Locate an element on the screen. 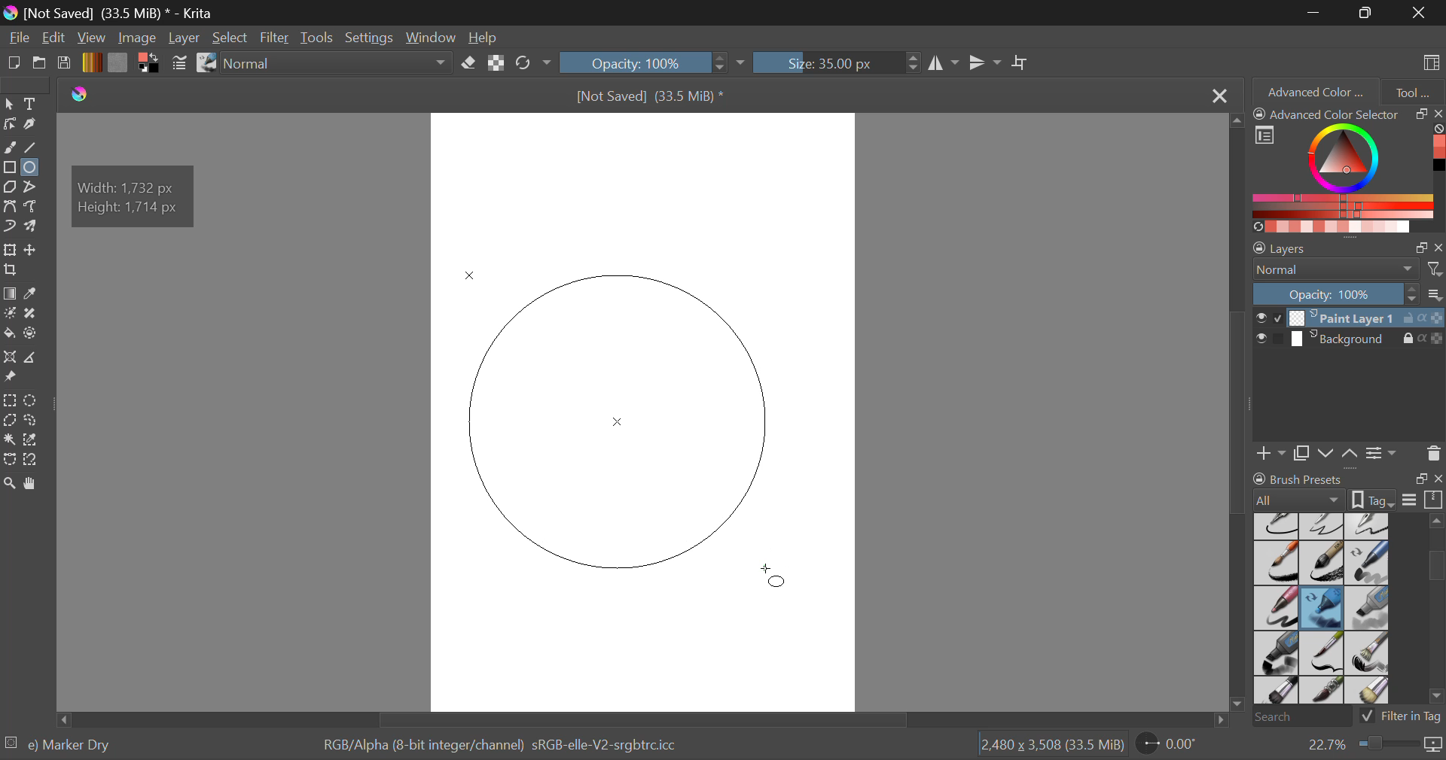 The width and height of the screenshot is (1446, 760). Calligraphic Tool is located at coordinates (33, 124).